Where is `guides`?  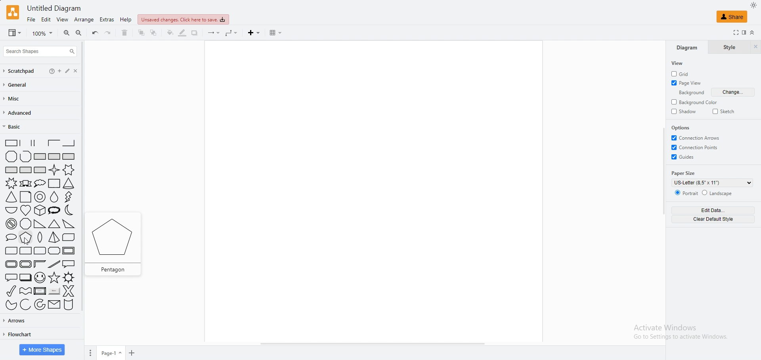
guides is located at coordinates (684, 157).